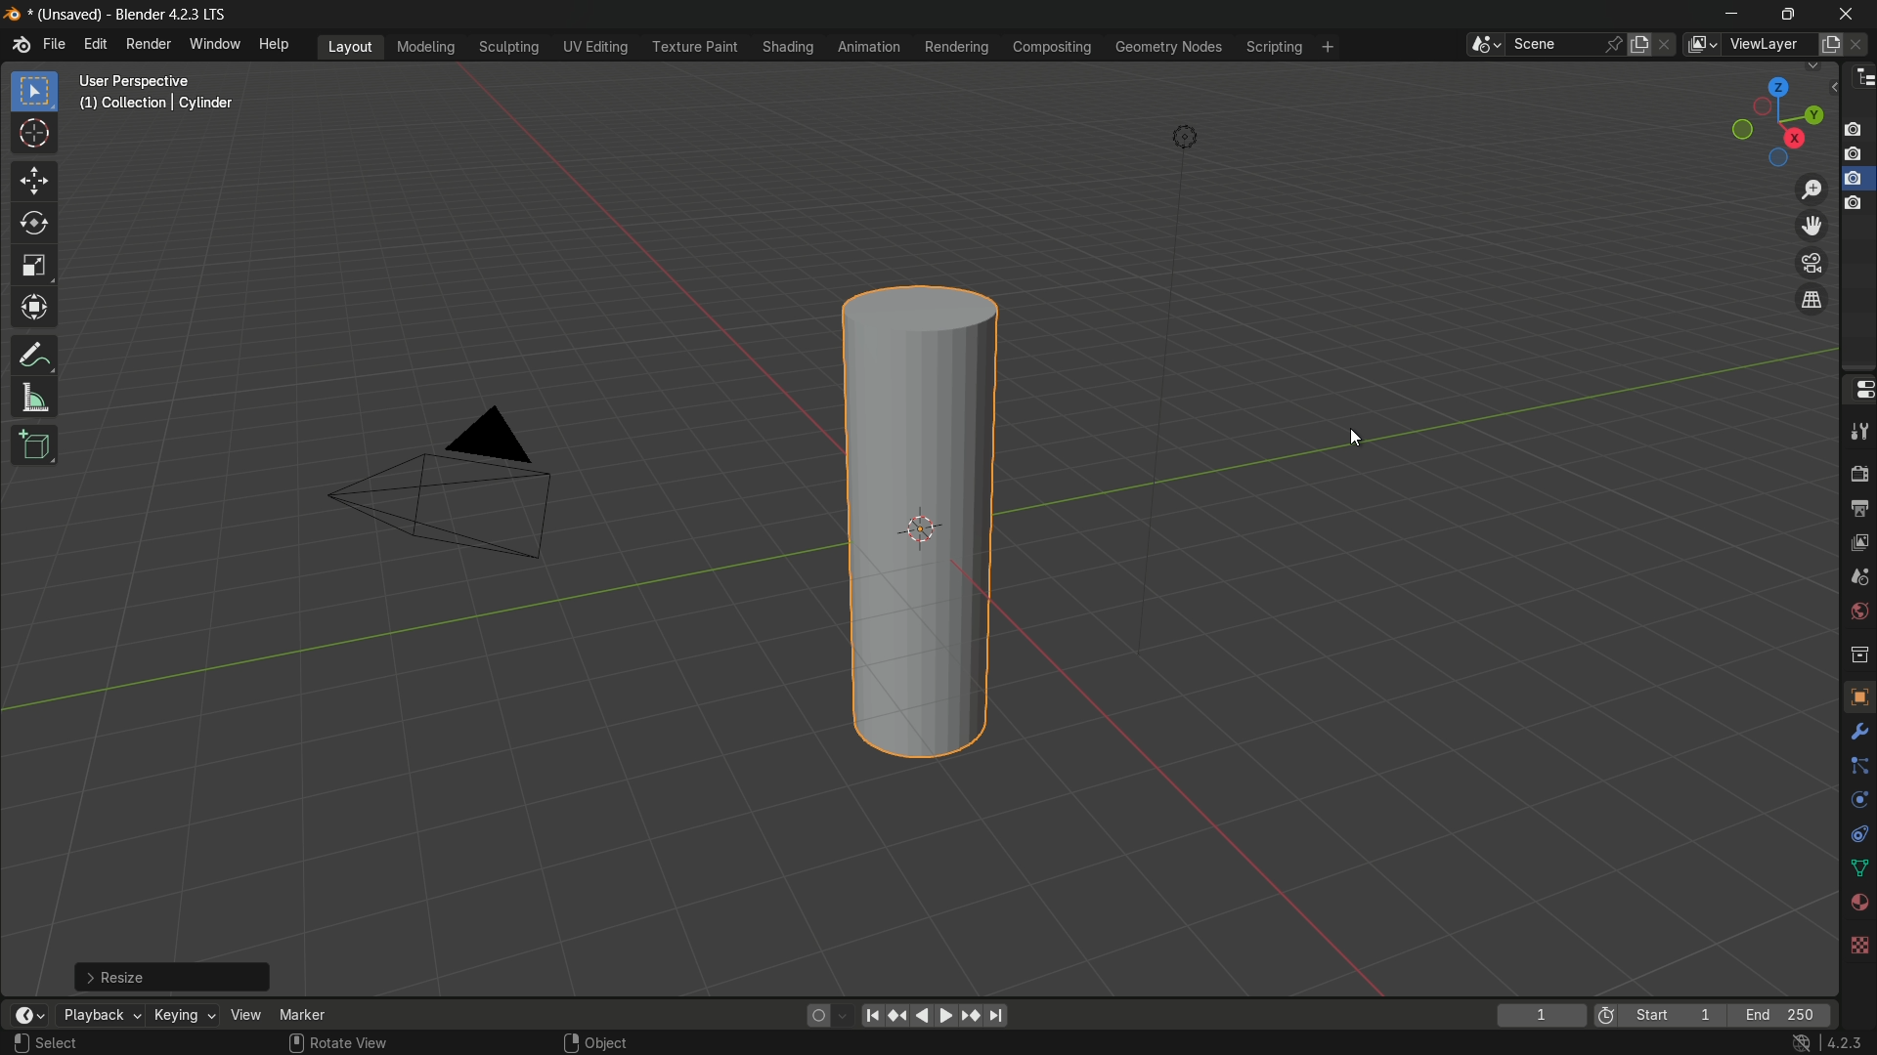 This screenshot has height=1055, width=1877. Describe the element at coordinates (1858, 612) in the screenshot. I see `world` at that location.